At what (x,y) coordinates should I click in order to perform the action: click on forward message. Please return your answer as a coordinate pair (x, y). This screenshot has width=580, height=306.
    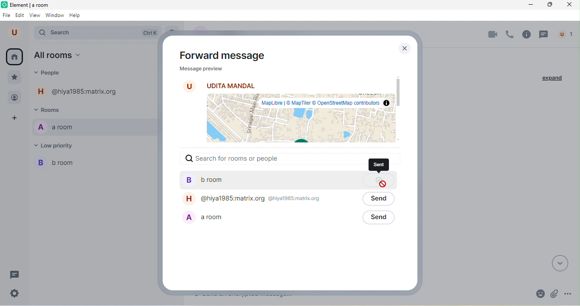
    Looking at the image, I should click on (227, 55).